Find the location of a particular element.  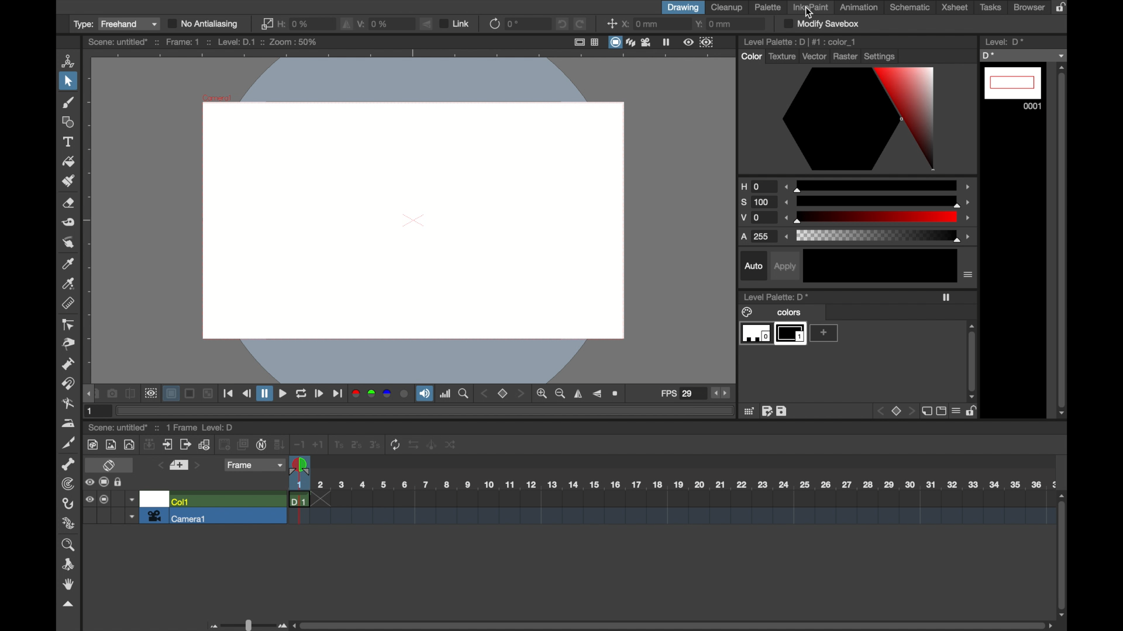

screen is located at coordinates (104, 483).